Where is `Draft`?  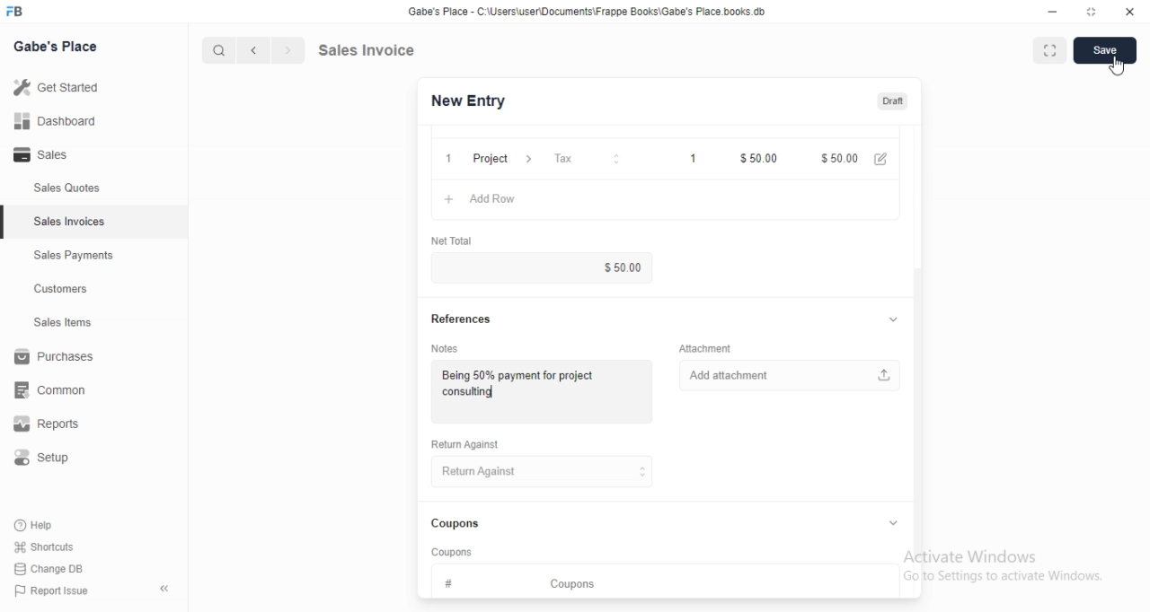
Draft is located at coordinates (894, 101).